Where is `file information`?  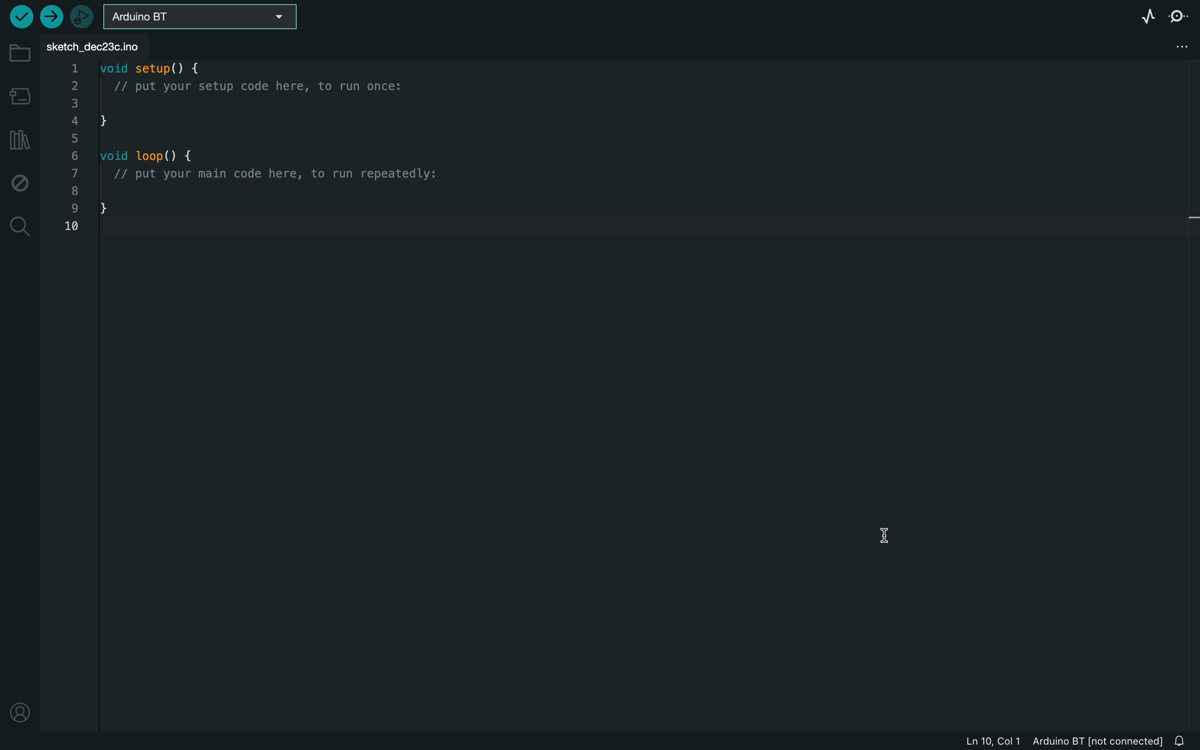
file information is located at coordinates (1064, 741).